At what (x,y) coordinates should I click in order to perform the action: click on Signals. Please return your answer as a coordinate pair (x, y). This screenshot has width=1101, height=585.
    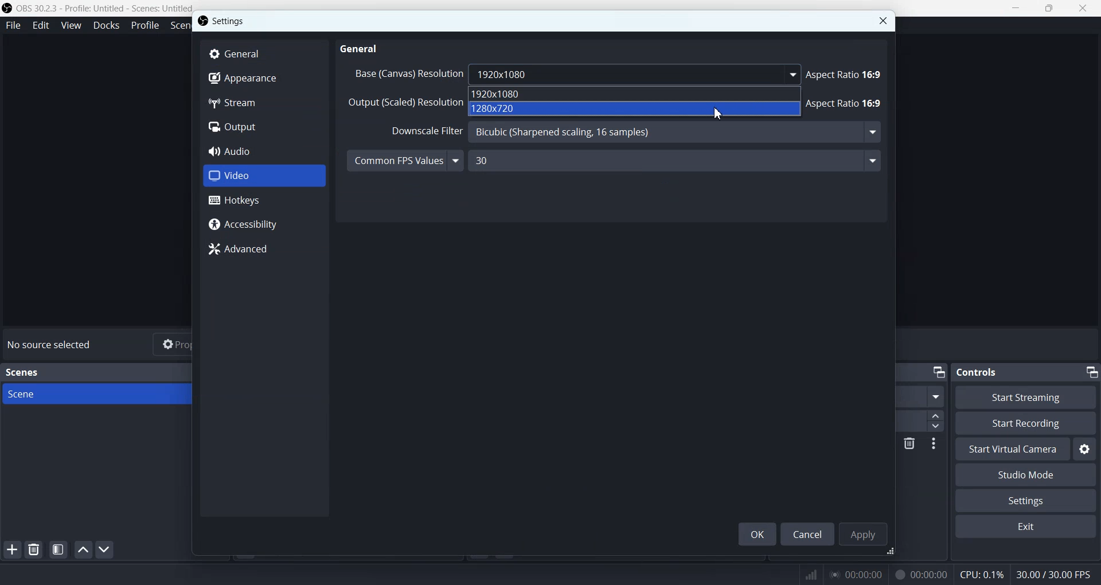
    Looking at the image, I should click on (805, 574).